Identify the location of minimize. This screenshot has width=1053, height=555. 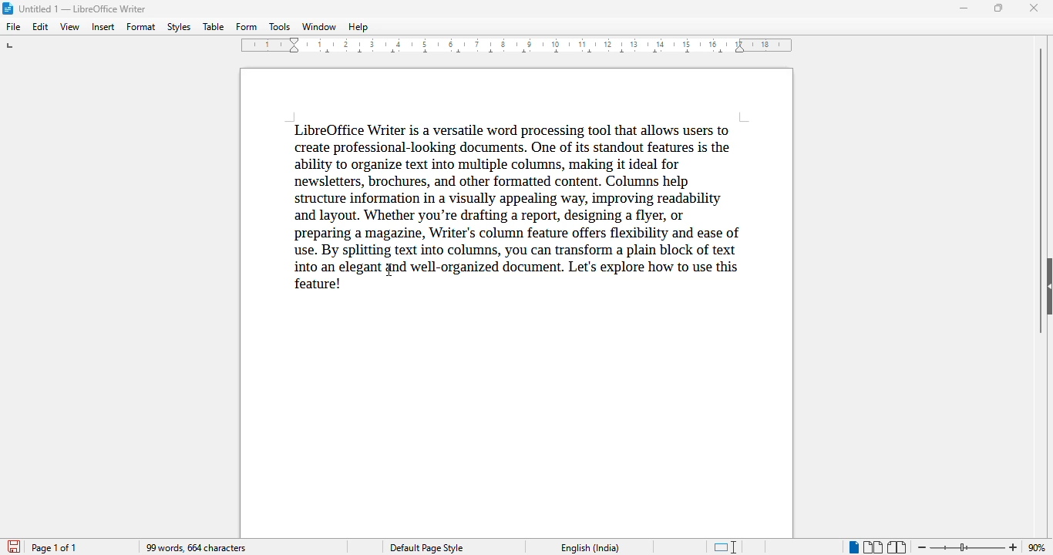
(965, 8).